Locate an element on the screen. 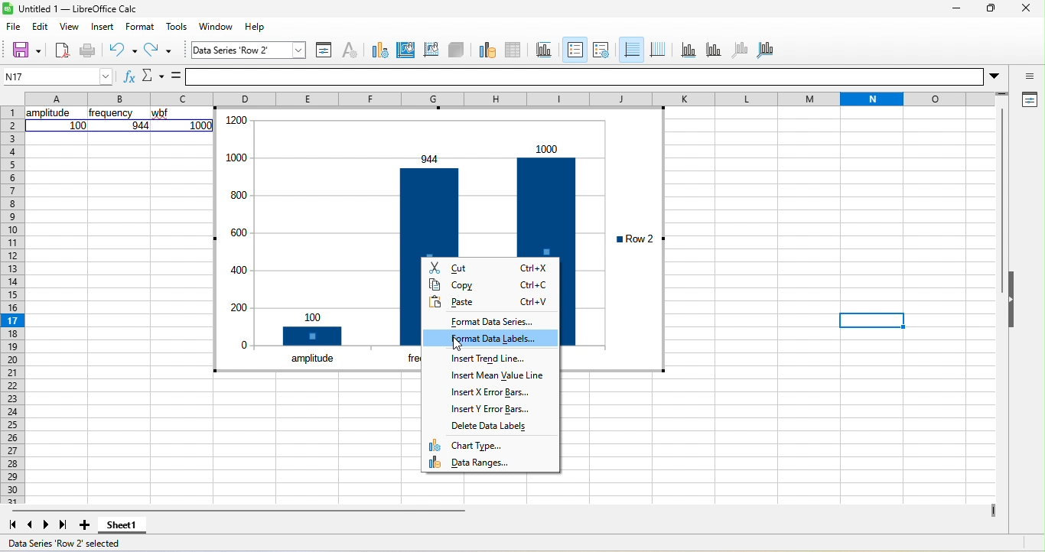  minimize is located at coordinates (955, 8).